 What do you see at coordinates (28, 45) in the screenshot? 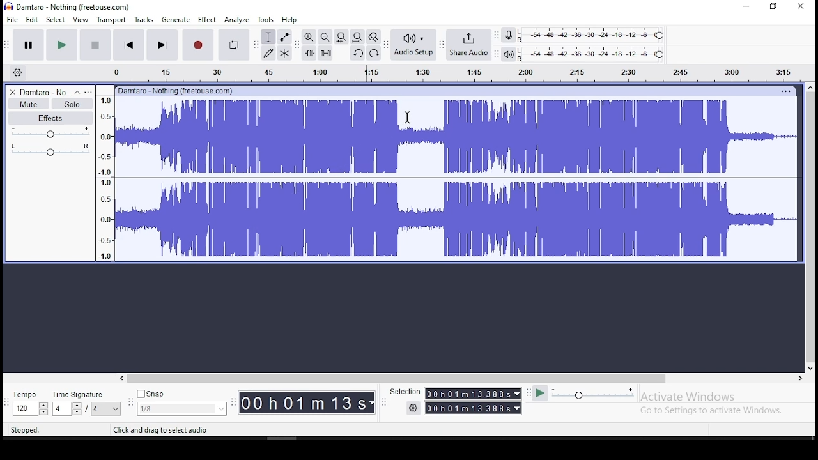
I see `pause` at bounding box center [28, 45].